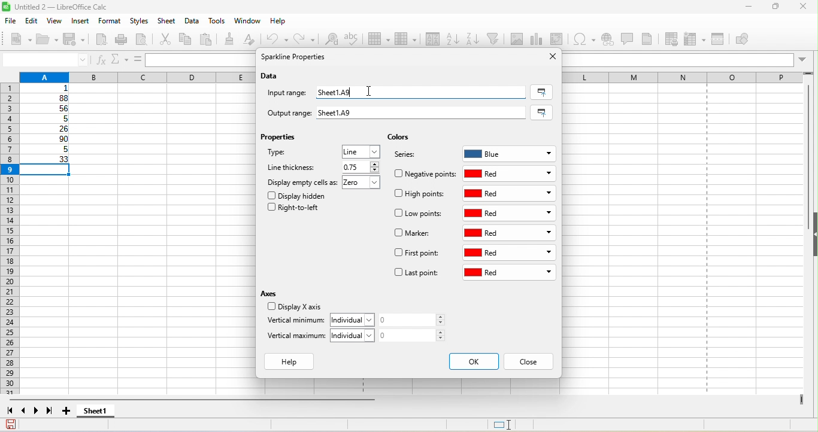 Image resolution: width=818 pixels, height=432 pixels. What do you see at coordinates (455, 38) in the screenshot?
I see `sort ascending` at bounding box center [455, 38].